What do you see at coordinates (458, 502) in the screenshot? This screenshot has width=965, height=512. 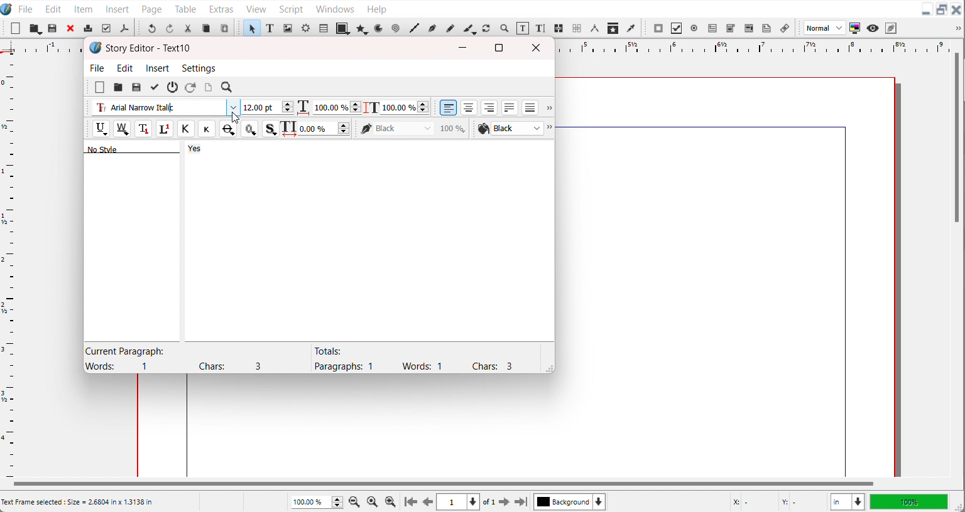 I see `Select current page` at bounding box center [458, 502].